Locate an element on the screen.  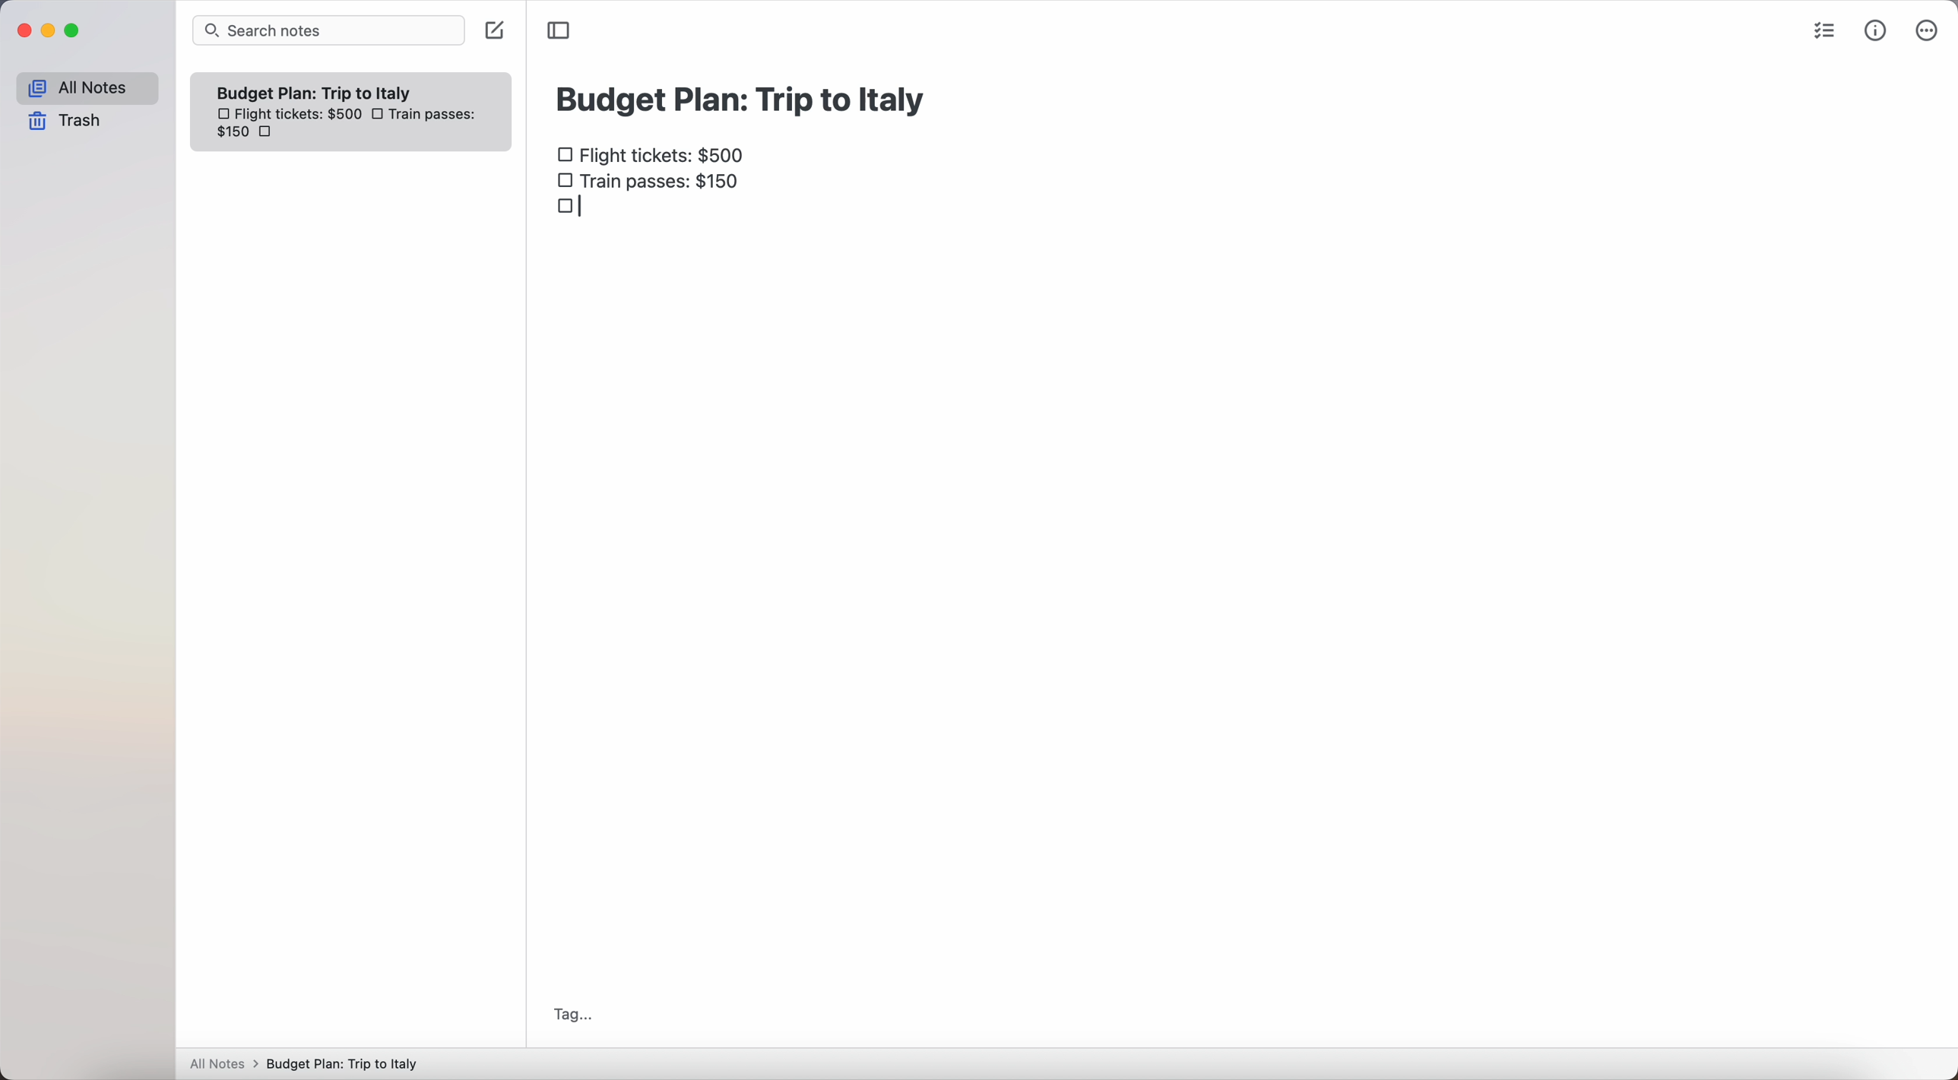
tag is located at coordinates (573, 1015).